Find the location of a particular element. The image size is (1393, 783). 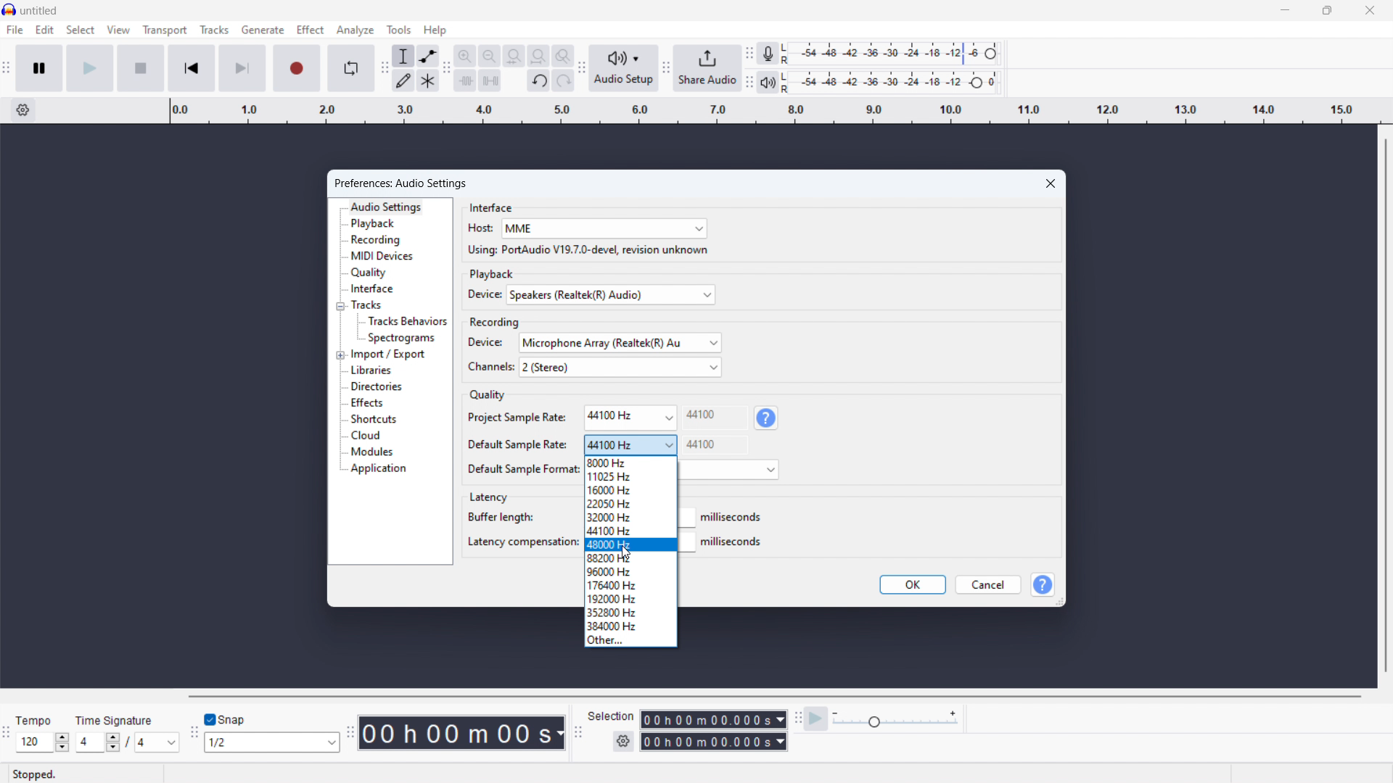

play is located at coordinates (90, 67).